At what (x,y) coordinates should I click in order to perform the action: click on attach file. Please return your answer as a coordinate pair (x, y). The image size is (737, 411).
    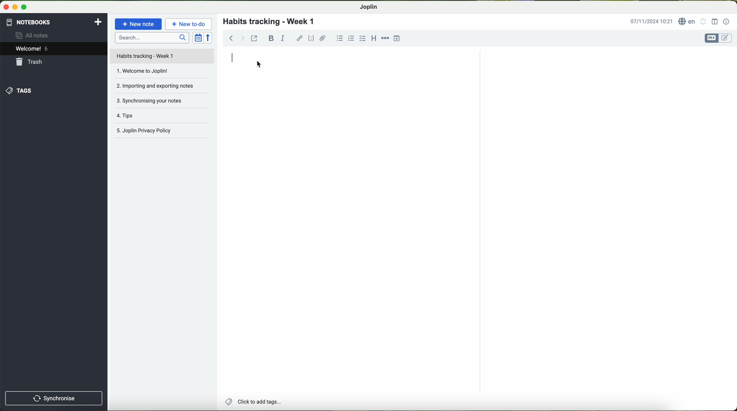
    Looking at the image, I should click on (323, 38).